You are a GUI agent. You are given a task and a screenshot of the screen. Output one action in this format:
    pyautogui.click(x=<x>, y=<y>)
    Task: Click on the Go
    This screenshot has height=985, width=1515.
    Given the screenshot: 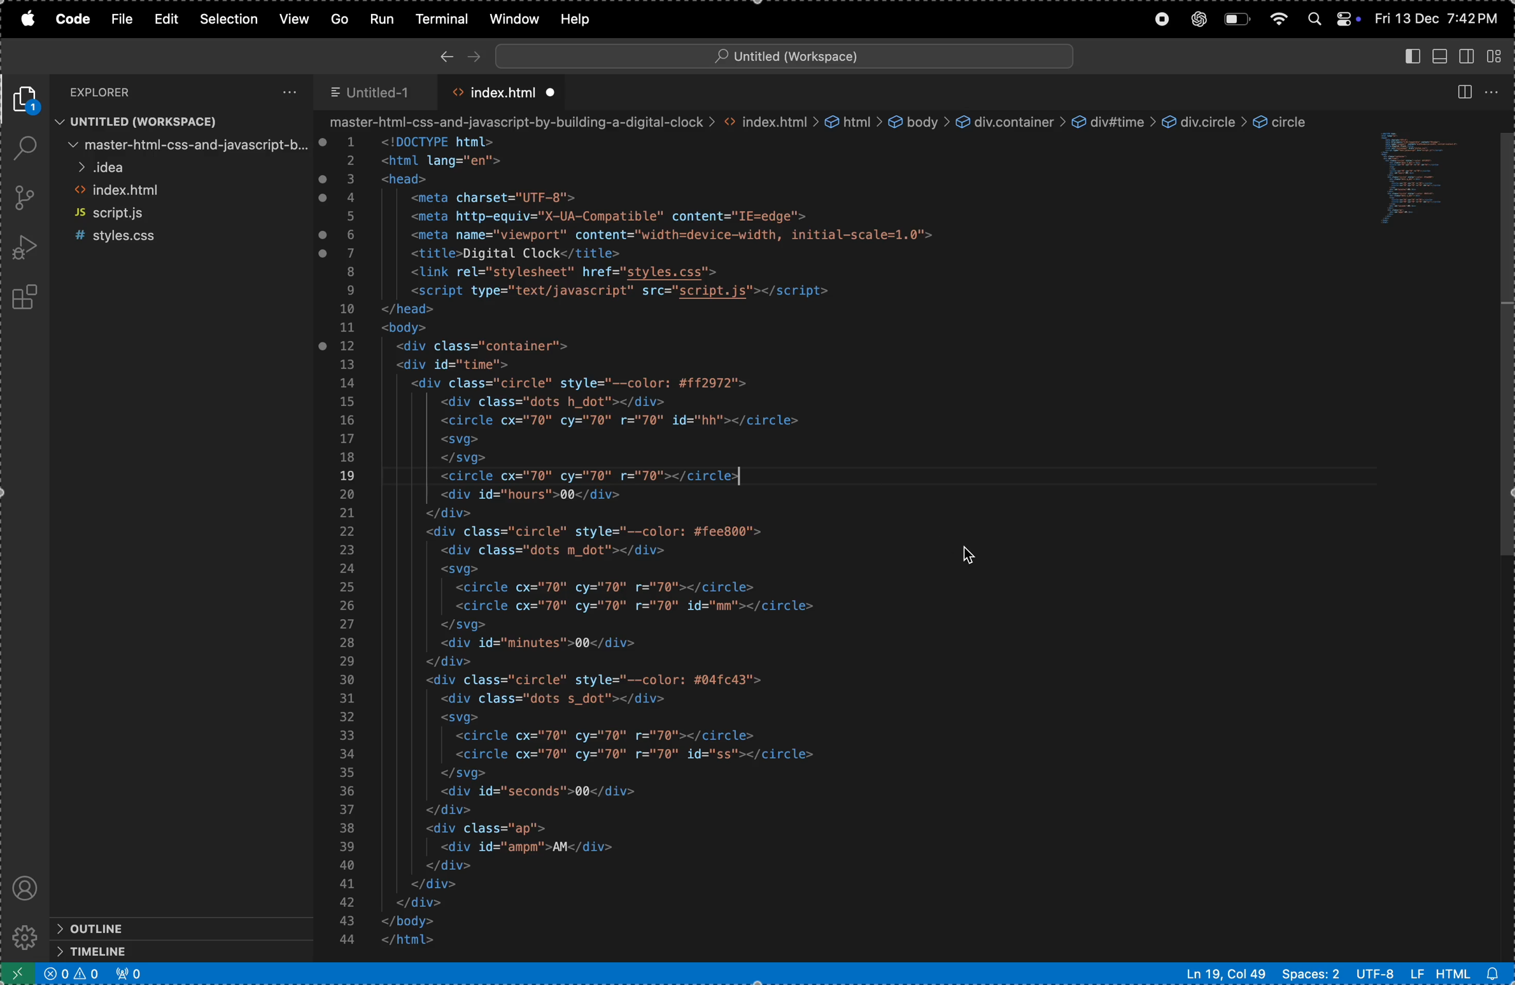 What is the action you would take?
    pyautogui.click(x=342, y=18)
    